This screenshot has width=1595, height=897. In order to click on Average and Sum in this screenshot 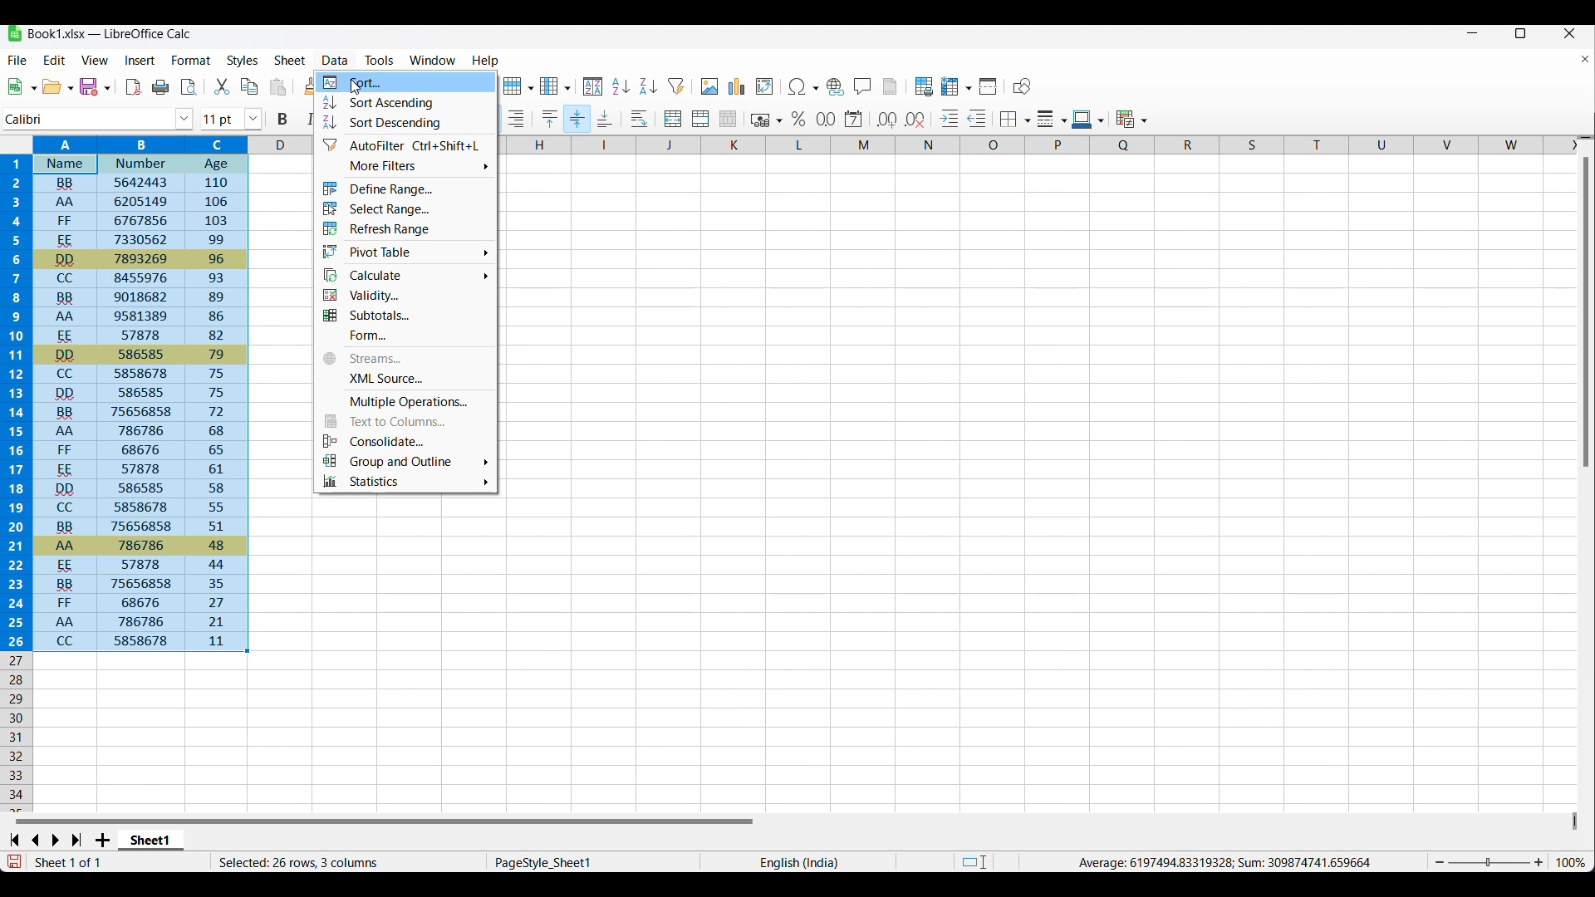, I will do `click(1223, 862)`.